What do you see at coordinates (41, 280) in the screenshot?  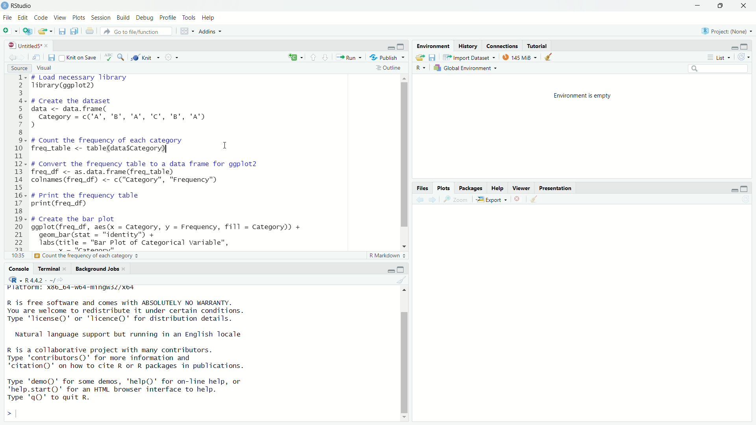 I see `R 4.4.2 . ~/` at bounding box center [41, 280].